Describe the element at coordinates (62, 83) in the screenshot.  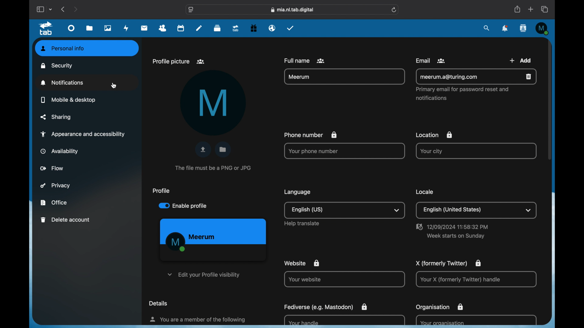
I see `notifications` at that location.